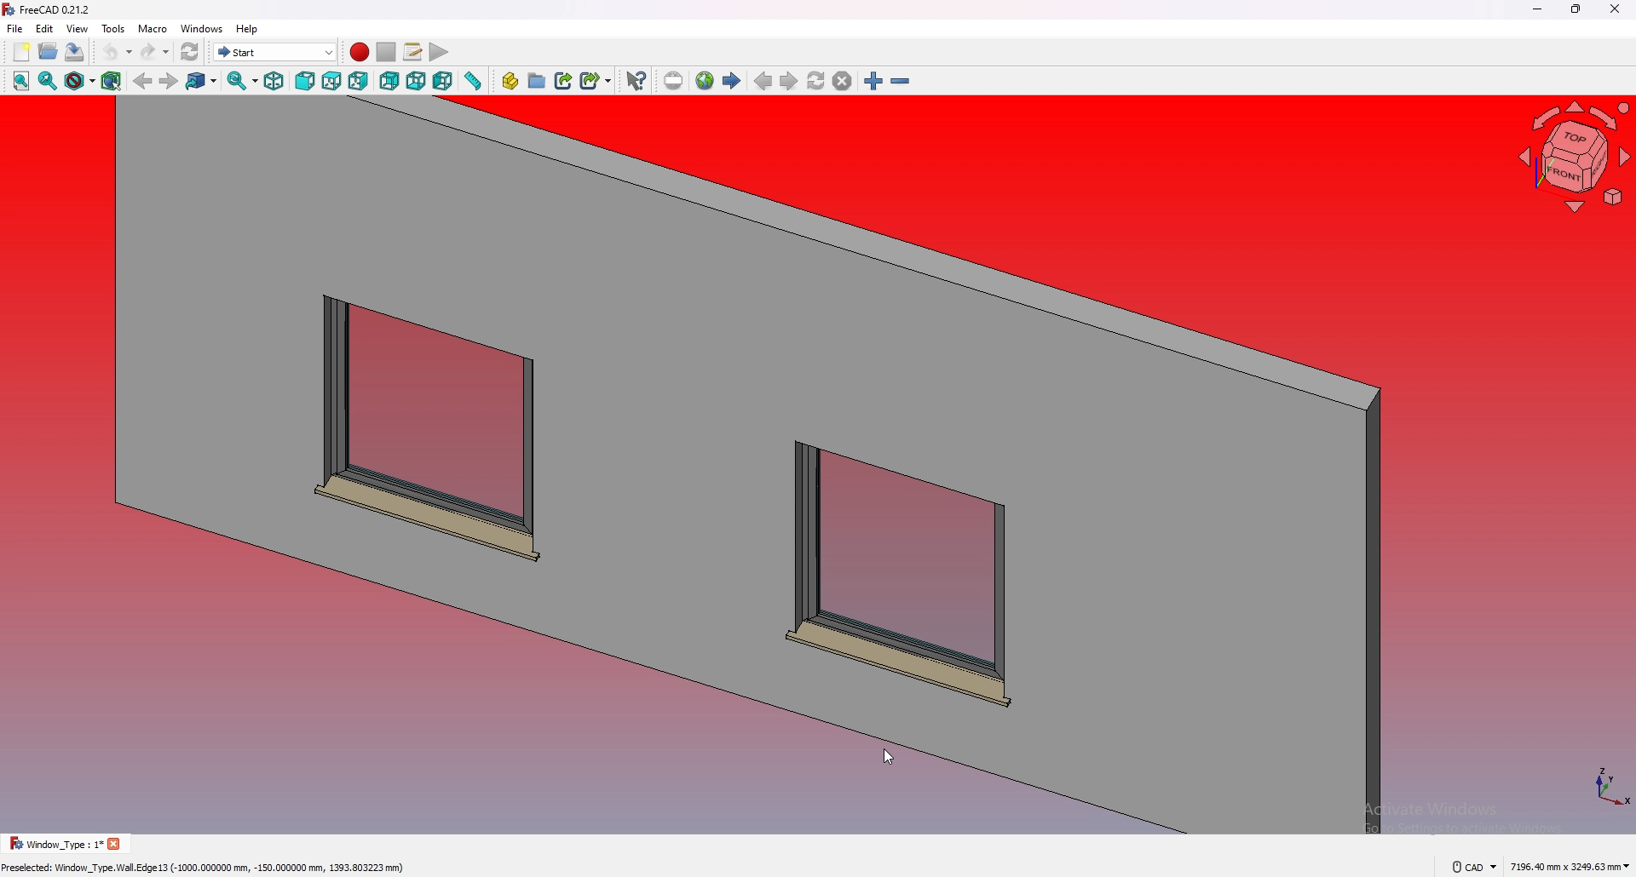 Image resolution: width=1636 pixels, height=877 pixels. Describe the element at coordinates (1576, 9) in the screenshot. I see `resize` at that location.